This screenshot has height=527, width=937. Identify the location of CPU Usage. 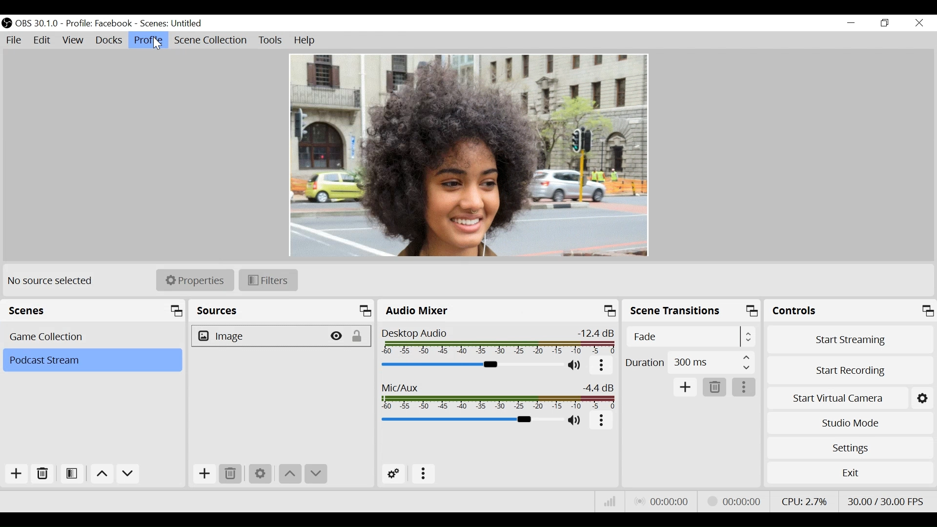
(804, 500).